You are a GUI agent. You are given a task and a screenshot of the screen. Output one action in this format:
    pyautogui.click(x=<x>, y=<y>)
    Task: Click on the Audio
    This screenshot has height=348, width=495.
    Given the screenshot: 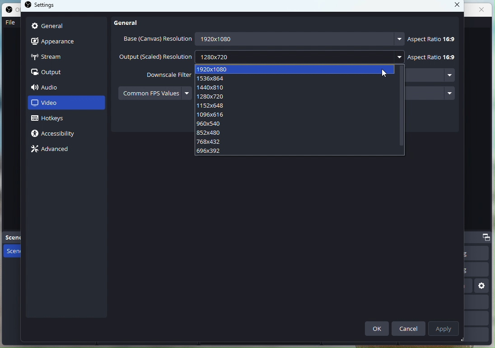 What is the action you would take?
    pyautogui.click(x=60, y=87)
    